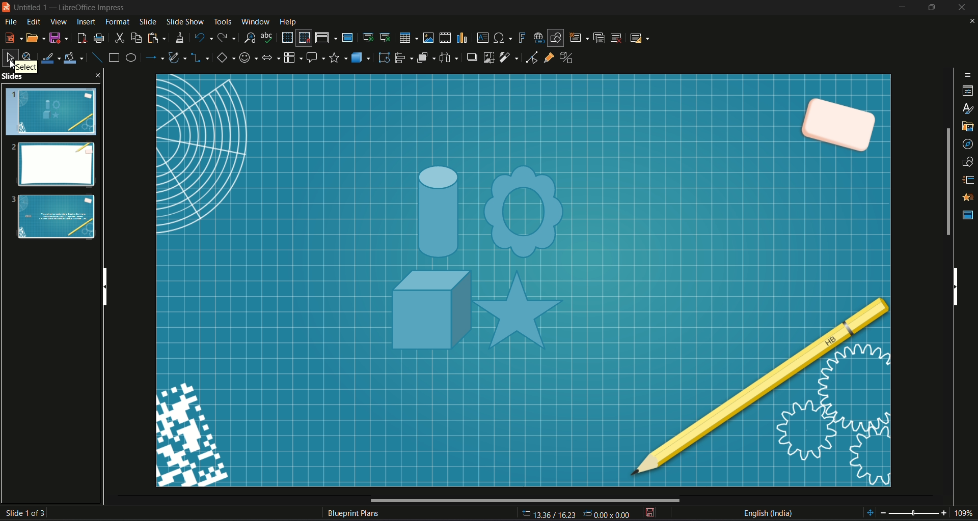 The height and width of the screenshot is (521, 978). I want to click on gallery, so click(968, 127).